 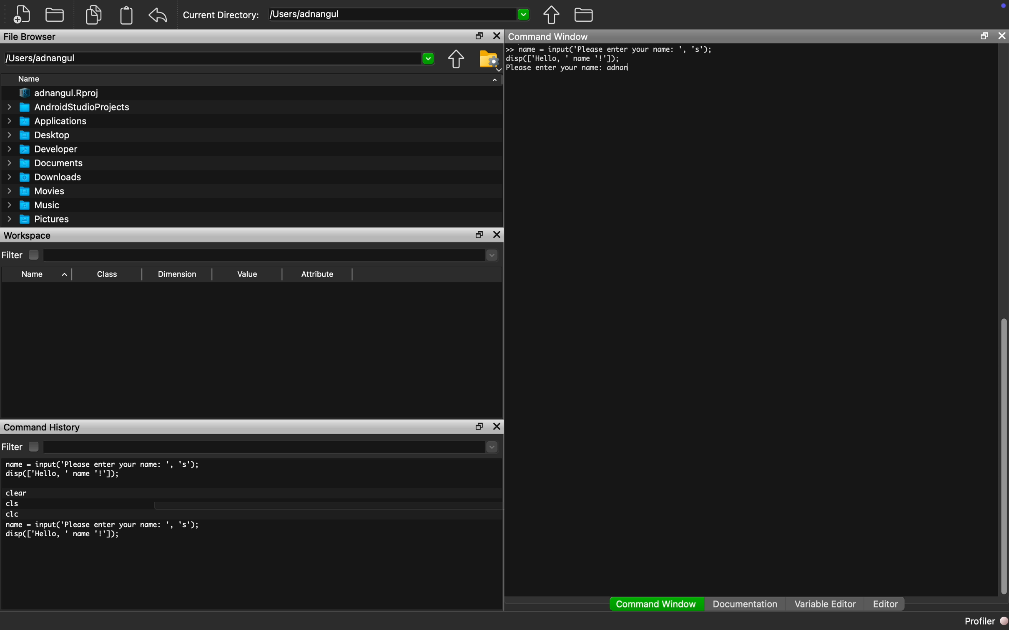 What do you see at coordinates (552, 15) in the screenshot?
I see `previous file` at bounding box center [552, 15].